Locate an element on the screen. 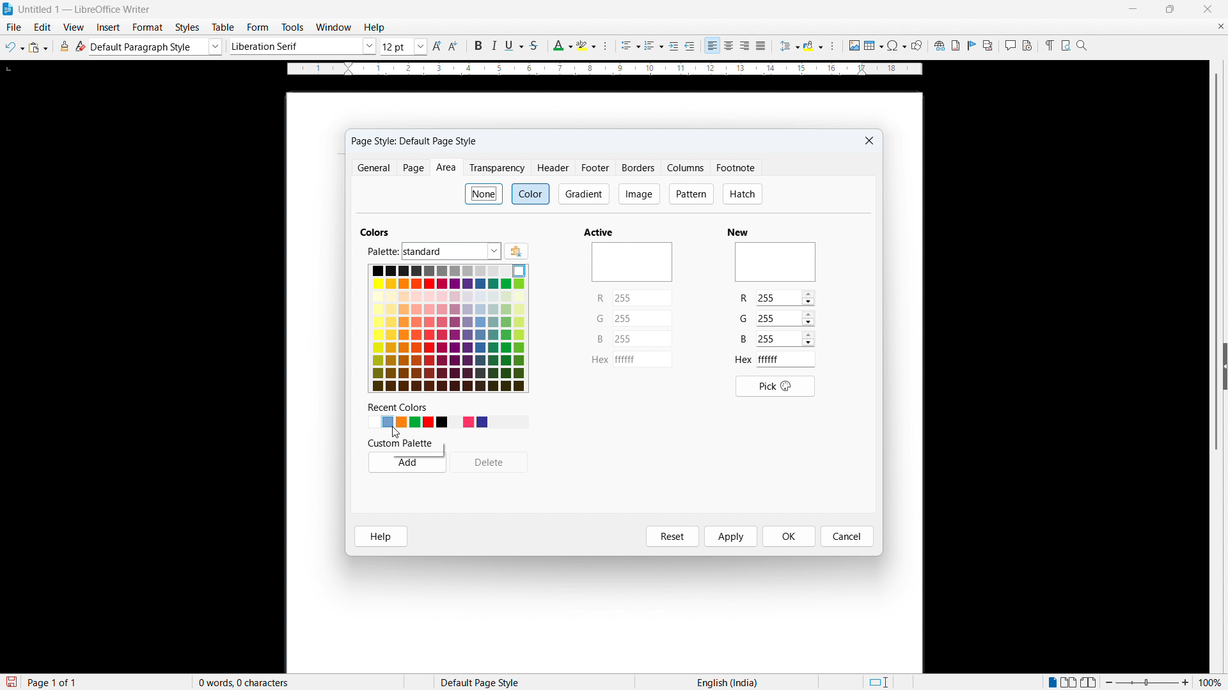 The image size is (1228, 690). G is located at coordinates (744, 318).